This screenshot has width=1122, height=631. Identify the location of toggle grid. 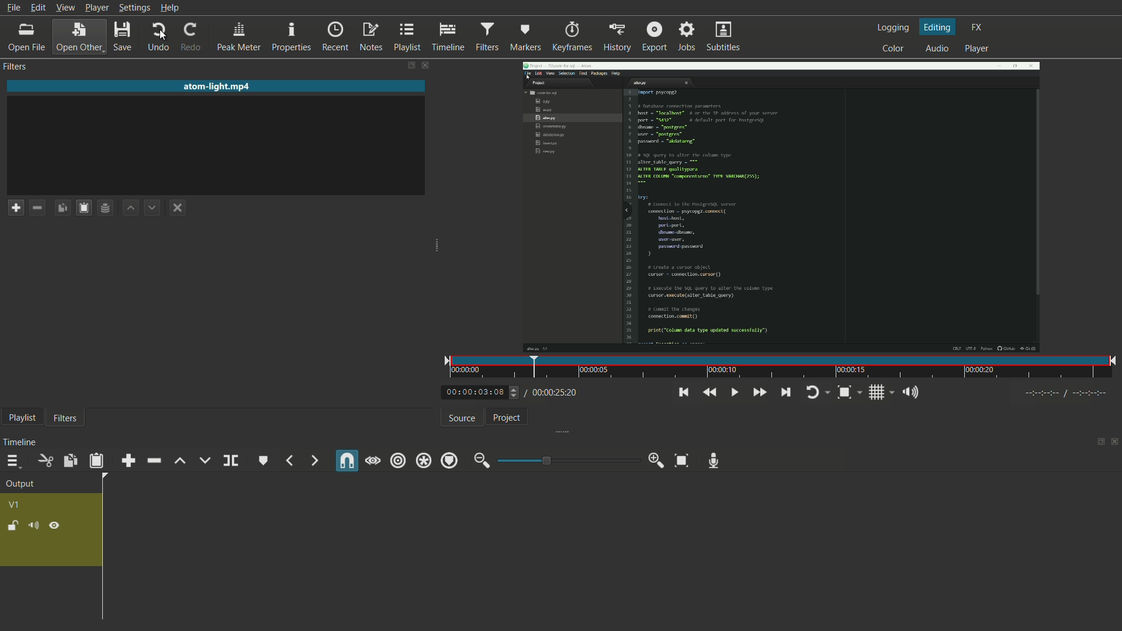
(876, 393).